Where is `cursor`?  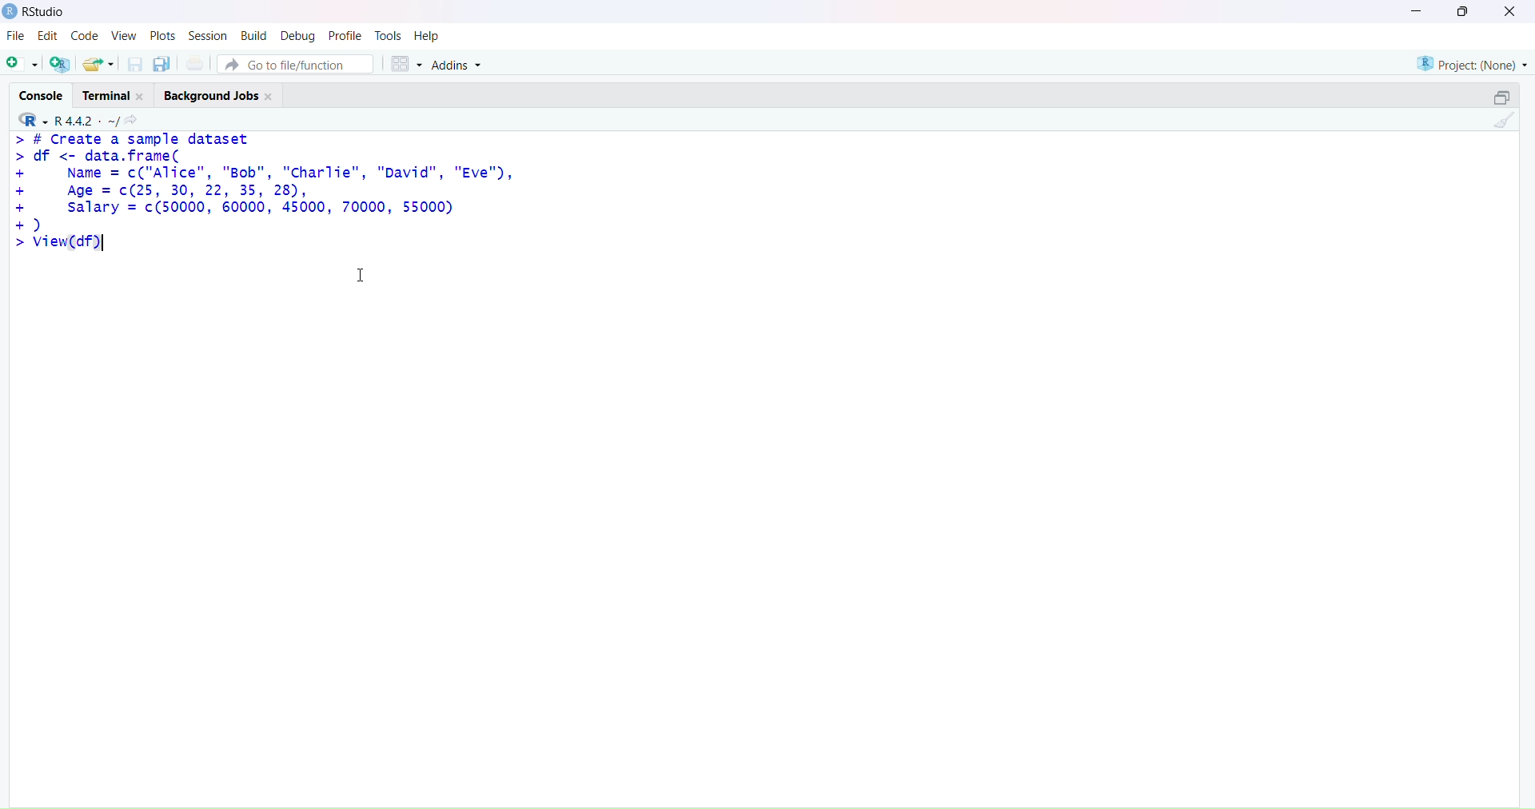 cursor is located at coordinates (362, 275).